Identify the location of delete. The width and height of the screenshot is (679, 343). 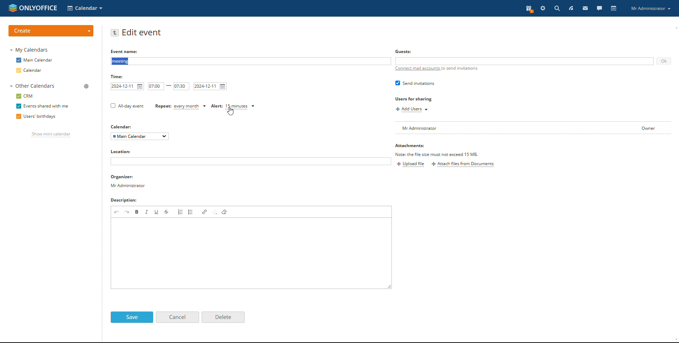
(223, 317).